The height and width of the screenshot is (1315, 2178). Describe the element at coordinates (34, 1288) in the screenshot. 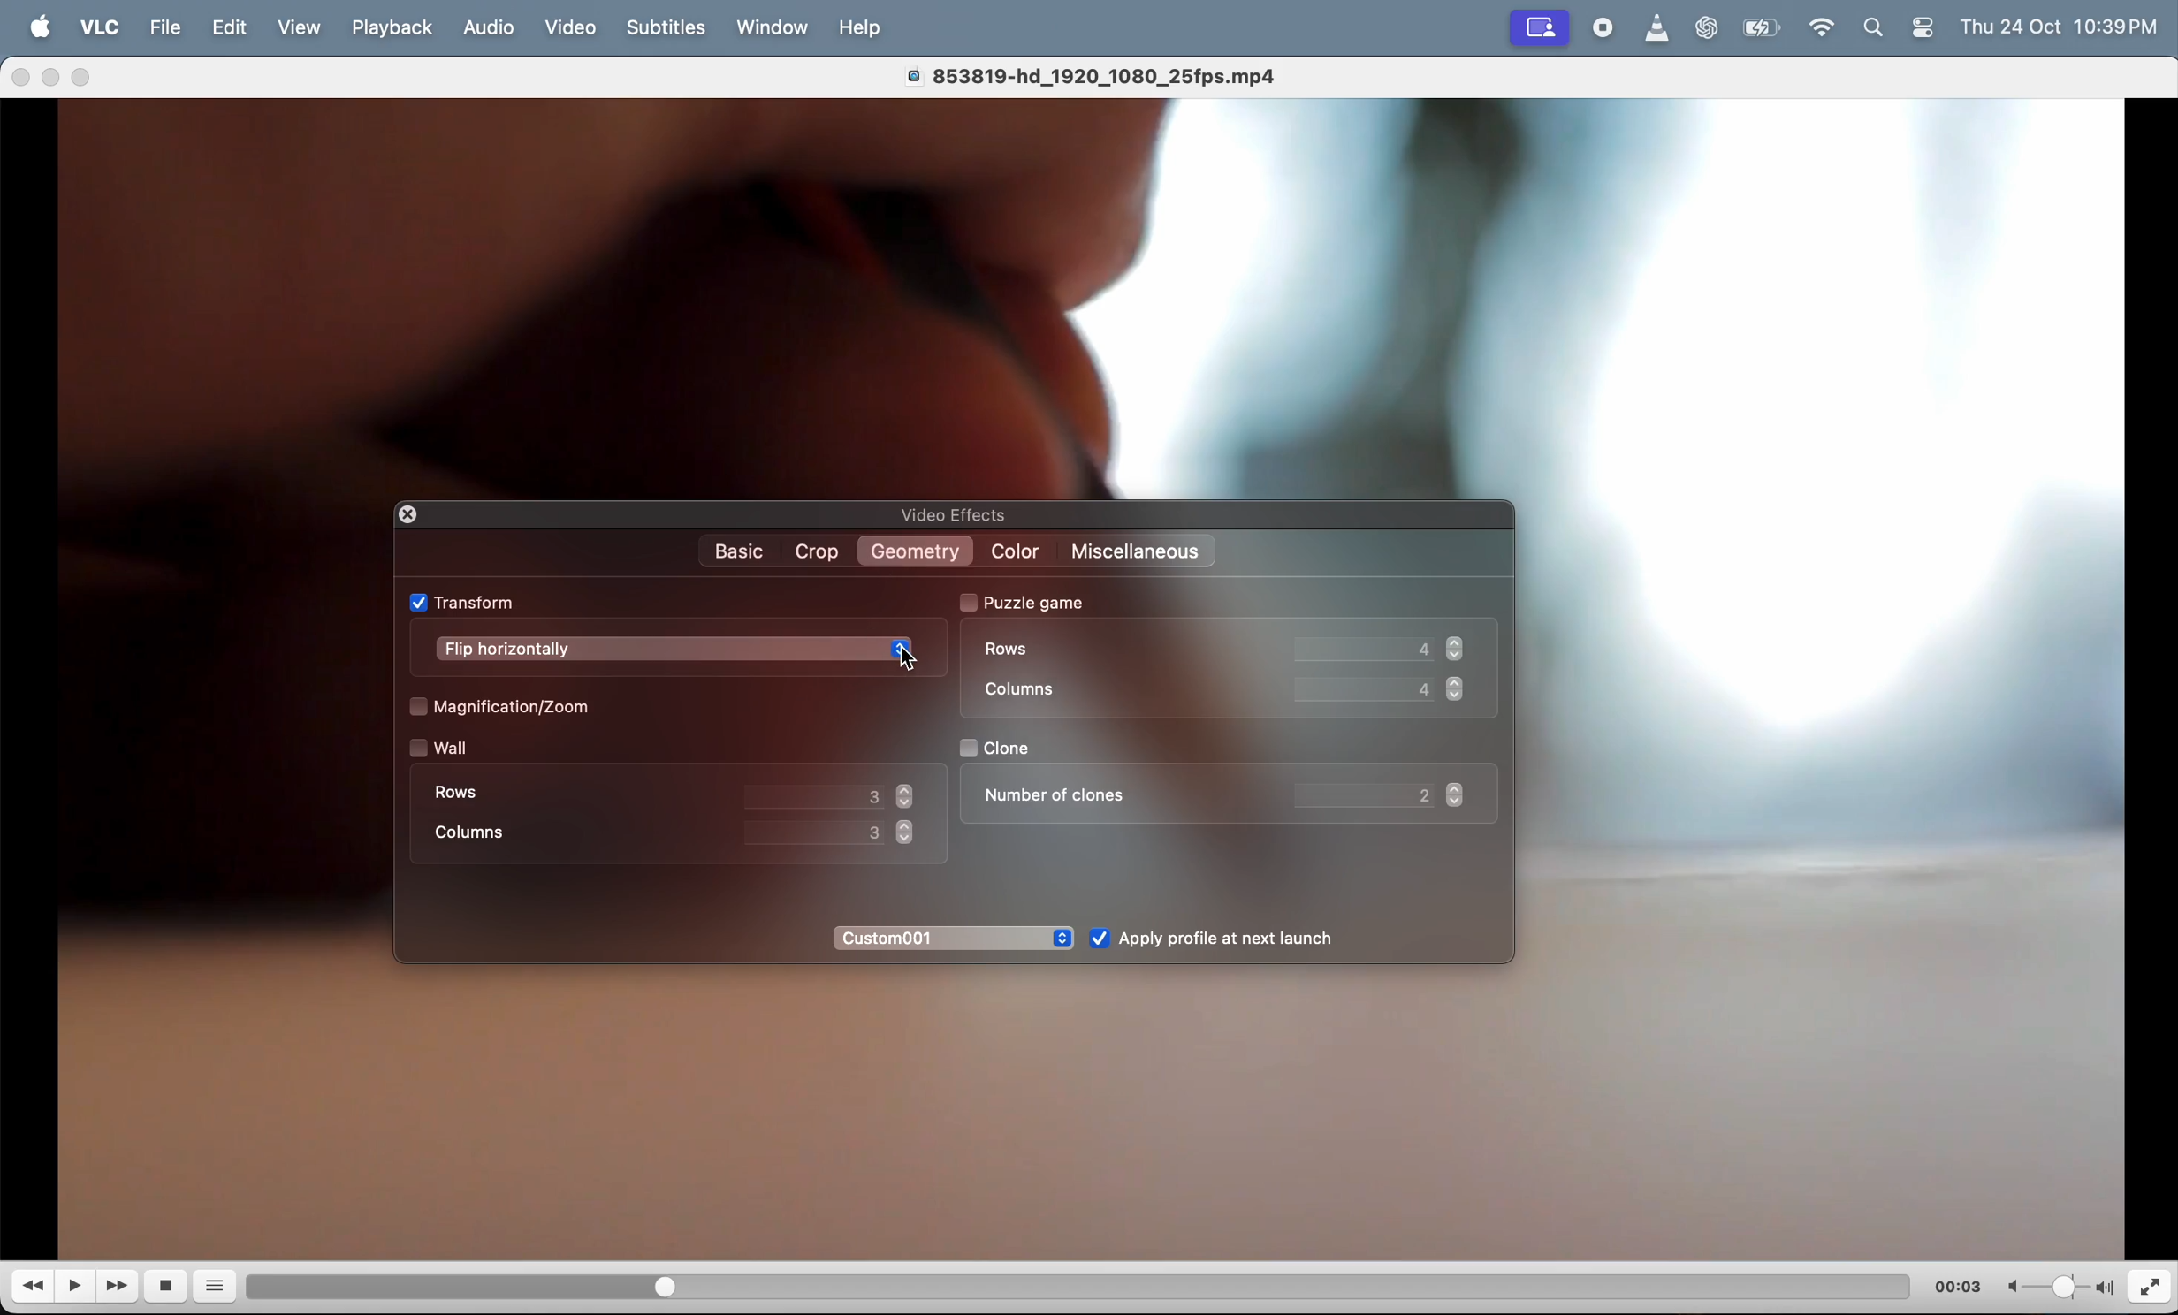

I see `reverse` at that location.